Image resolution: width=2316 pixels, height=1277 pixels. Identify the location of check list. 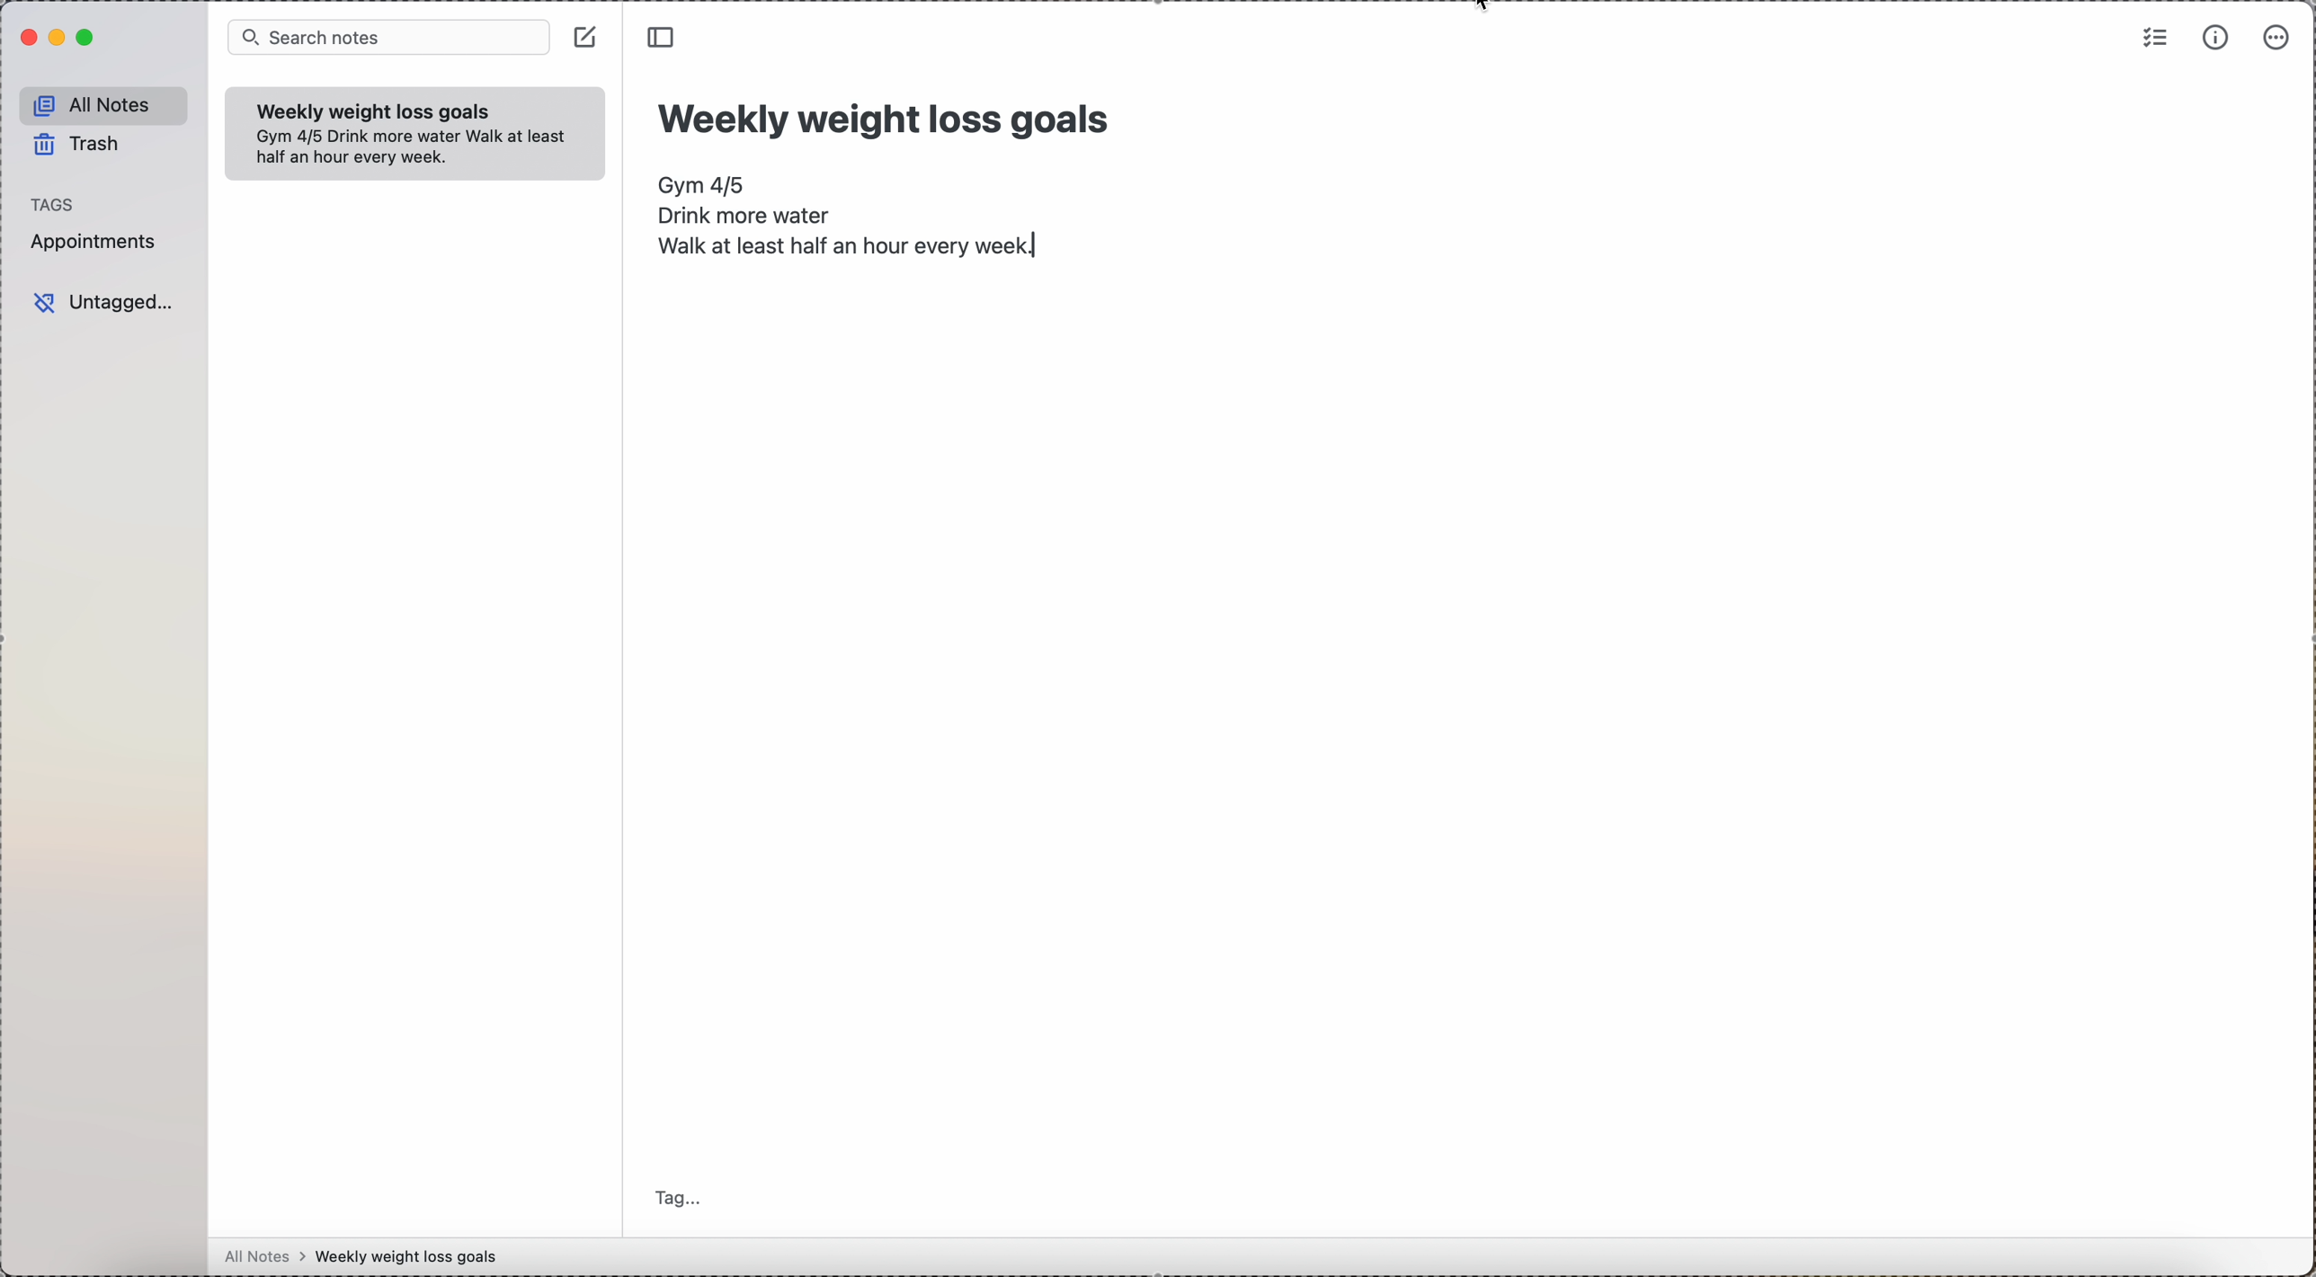
(2152, 40).